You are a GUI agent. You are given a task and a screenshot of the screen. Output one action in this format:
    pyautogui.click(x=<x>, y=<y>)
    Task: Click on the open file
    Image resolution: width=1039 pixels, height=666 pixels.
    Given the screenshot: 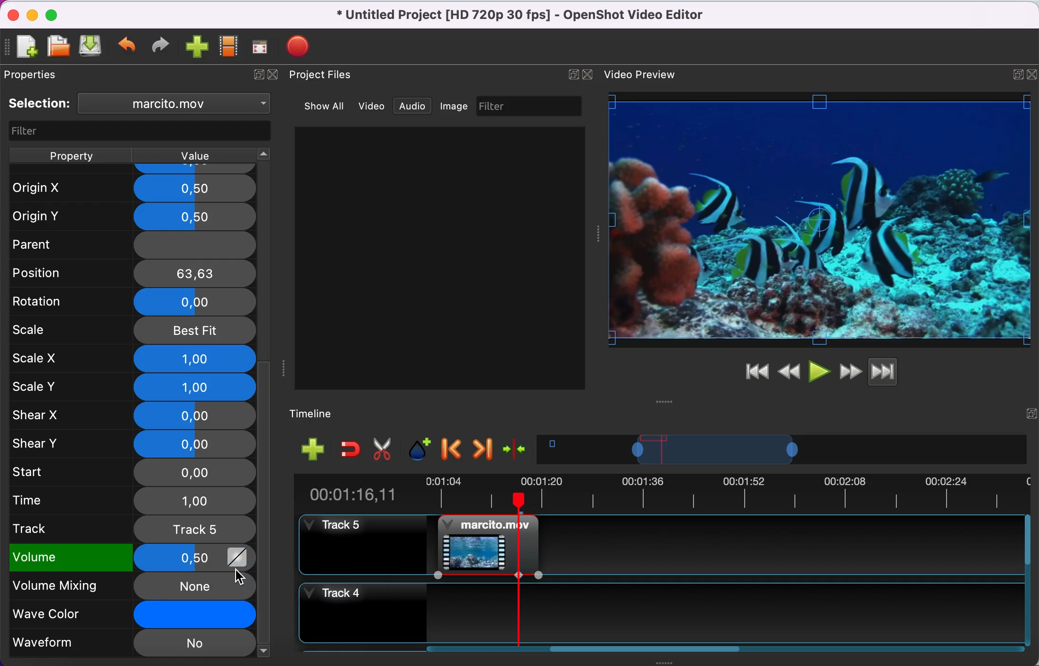 What is the action you would take?
    pyautogui.click(x=58, y=46)
    